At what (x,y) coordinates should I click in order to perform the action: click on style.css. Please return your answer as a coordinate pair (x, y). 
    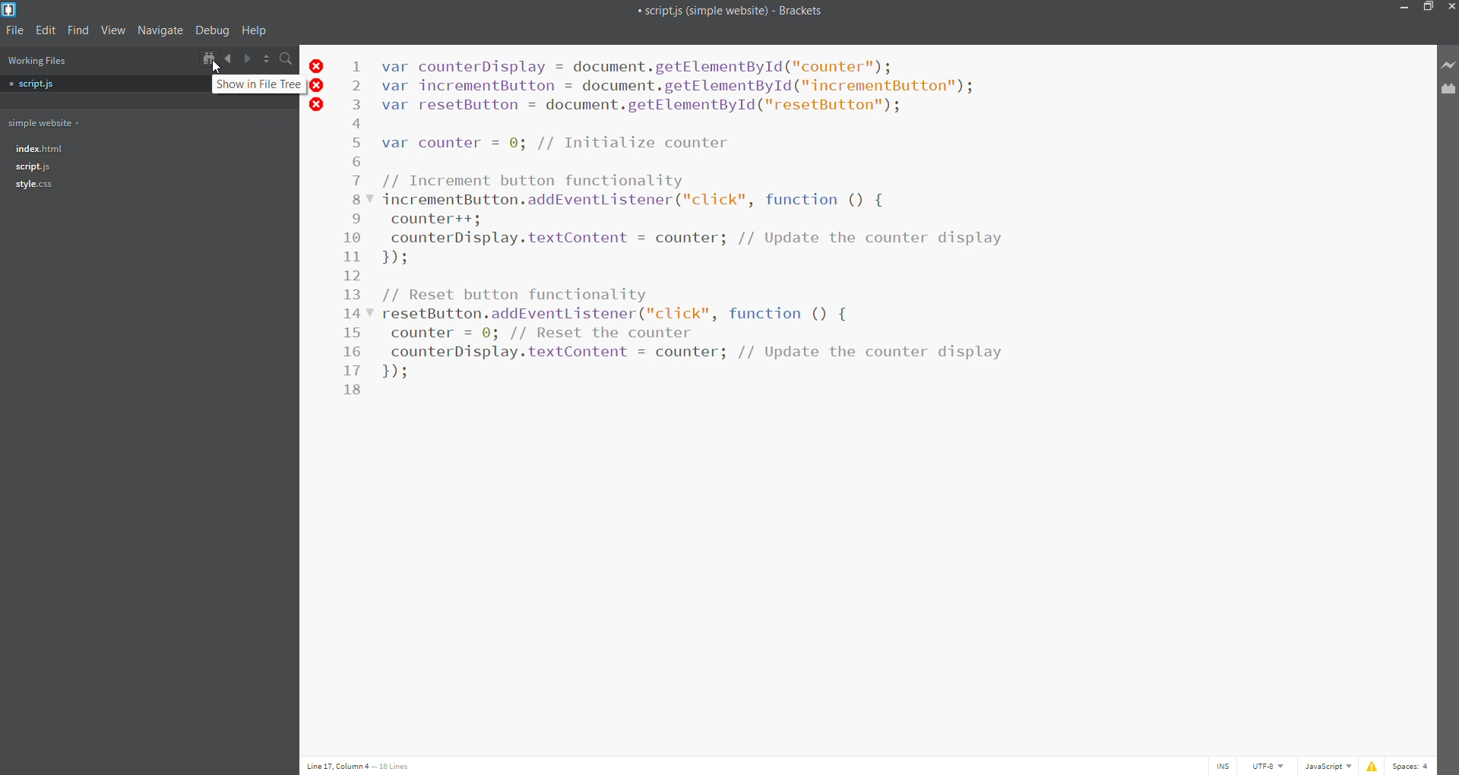
    Looking at the image, I should click on (34, 185).